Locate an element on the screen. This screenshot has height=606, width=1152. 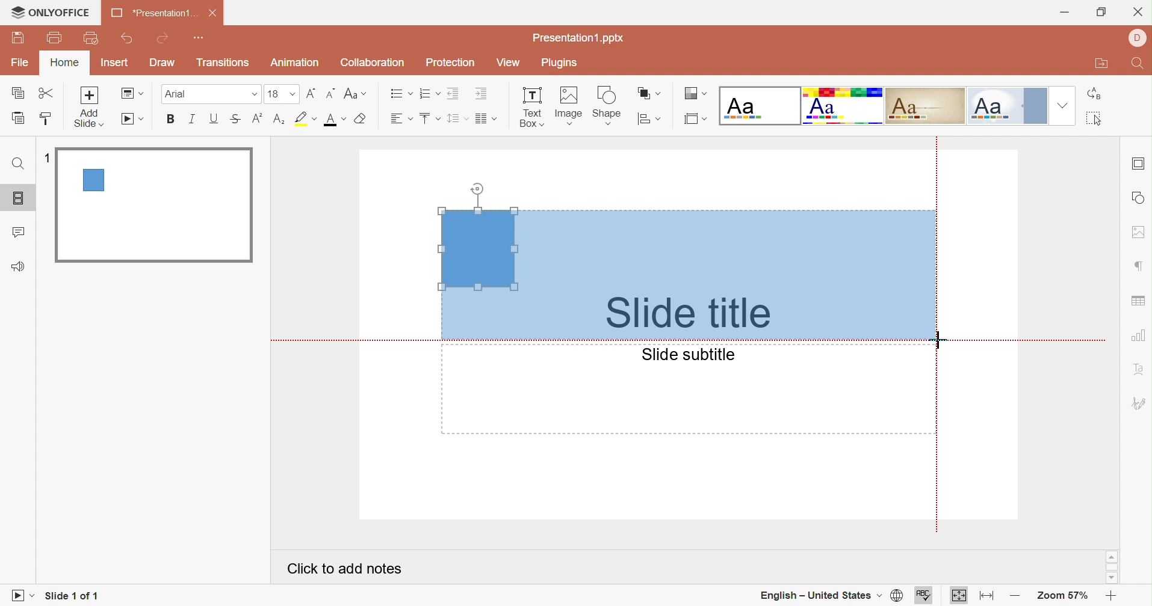
Shape settings is located at coordinates (1139, 198).